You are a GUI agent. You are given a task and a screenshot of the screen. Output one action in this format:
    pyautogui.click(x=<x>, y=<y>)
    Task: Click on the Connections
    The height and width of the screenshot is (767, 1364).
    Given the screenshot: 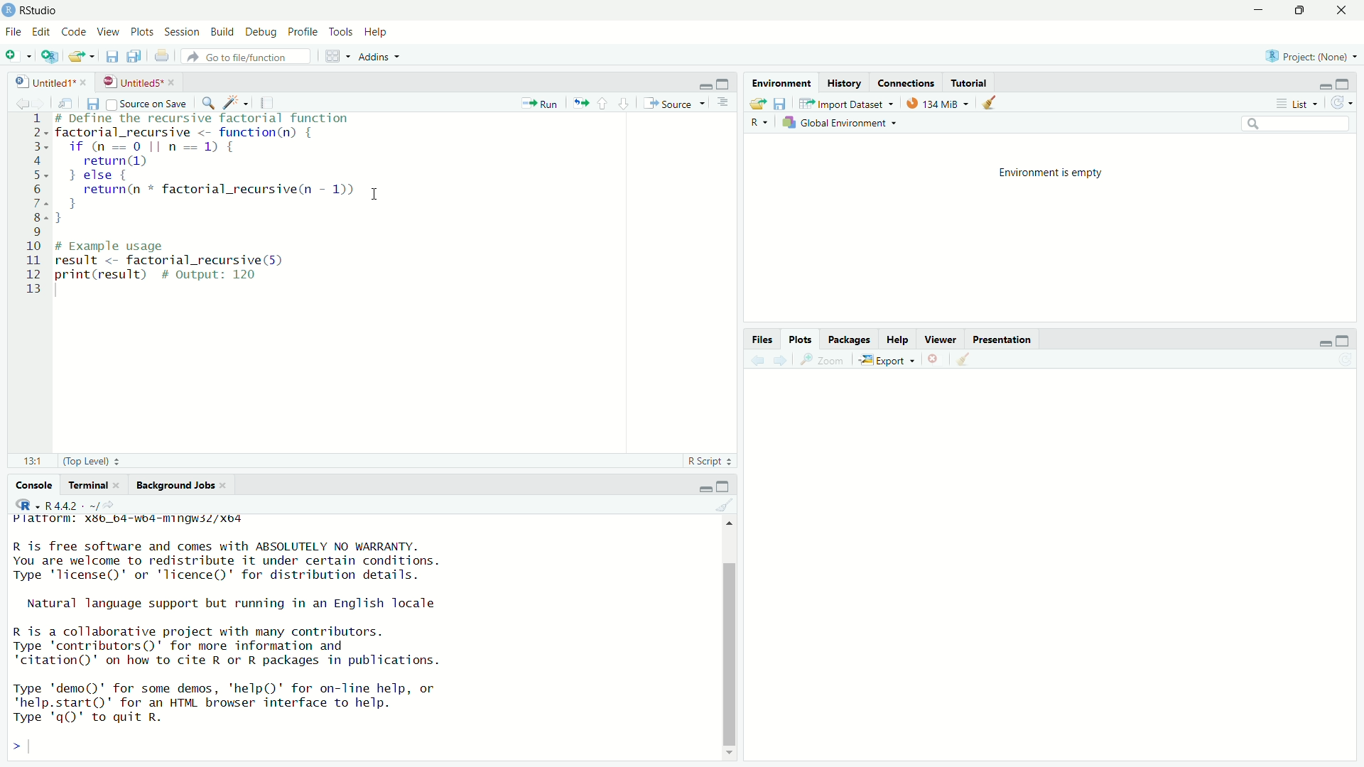 What is the action you would take?
    pyautogui.click(x=906, y=81)
    